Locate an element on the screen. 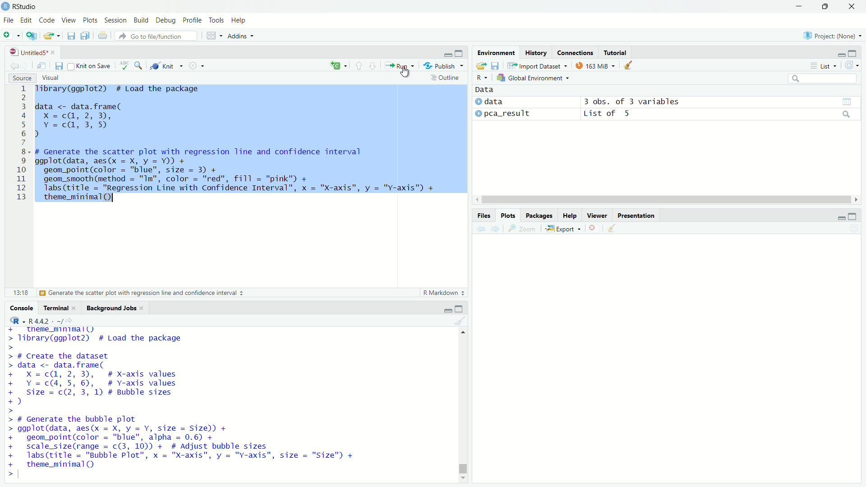 This screenshot has height=487, width=866. Go forward to next source location is located at coordinates (25, 66).